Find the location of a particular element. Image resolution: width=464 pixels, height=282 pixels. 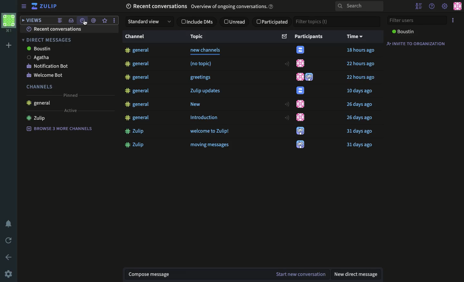

user profile is located at coordinates (301, 64).